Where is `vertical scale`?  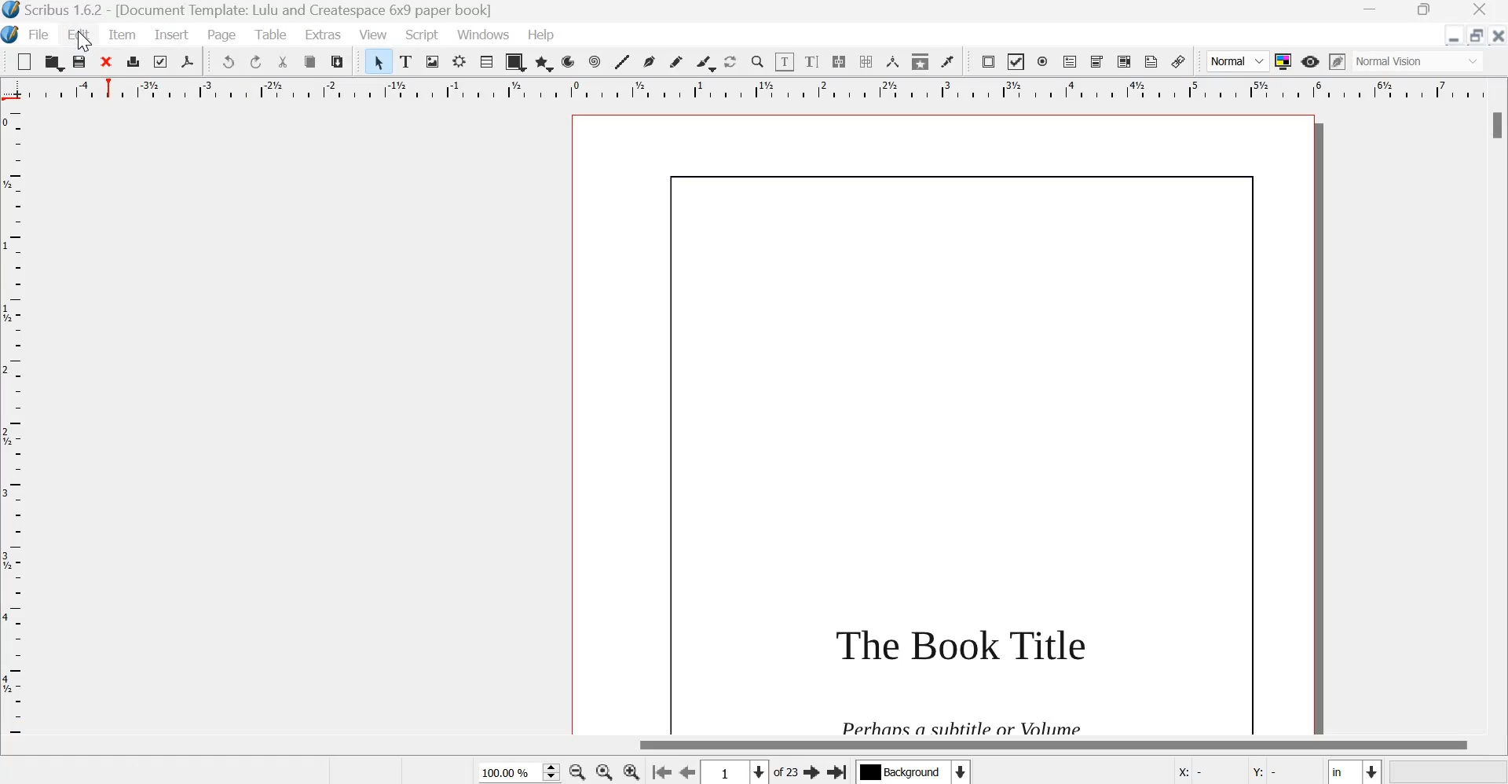
vertical scale is located at coordinates (16, 417).